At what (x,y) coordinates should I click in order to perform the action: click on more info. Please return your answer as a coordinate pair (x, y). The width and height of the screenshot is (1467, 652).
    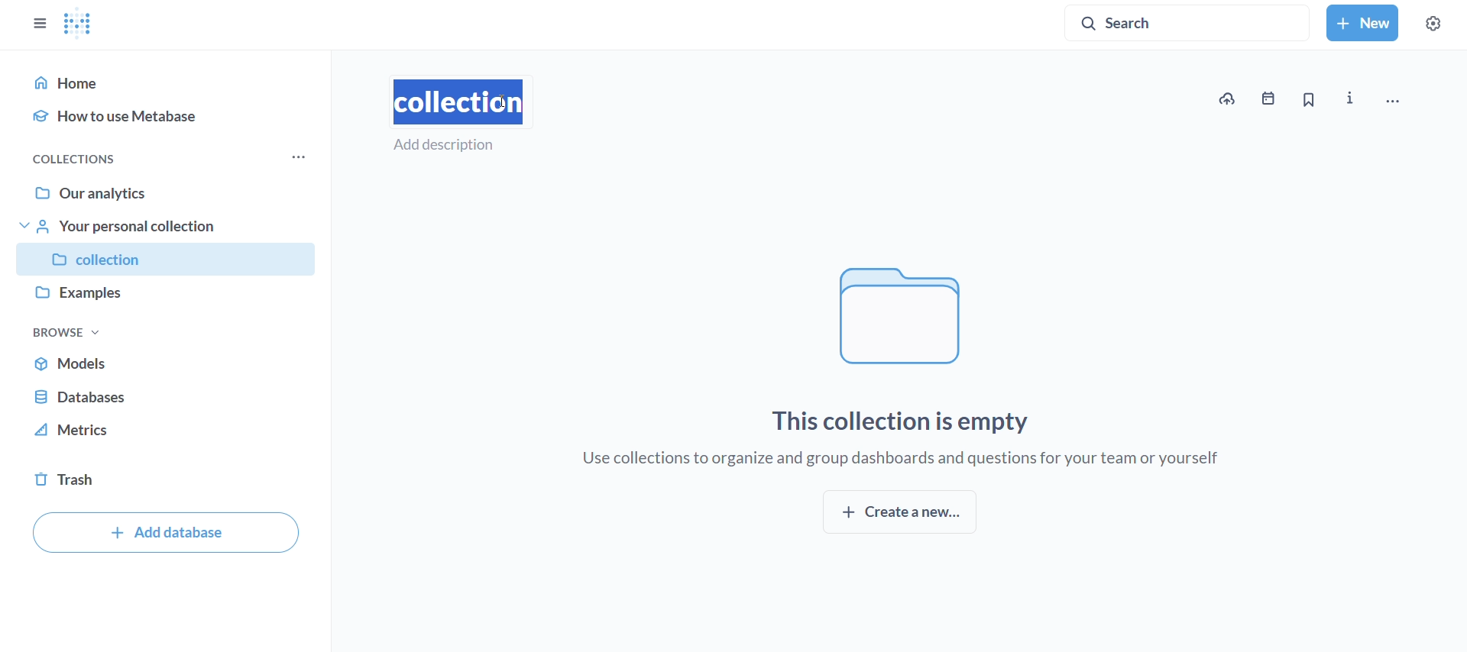
    Looking at the image, I should click on (1353, 98).